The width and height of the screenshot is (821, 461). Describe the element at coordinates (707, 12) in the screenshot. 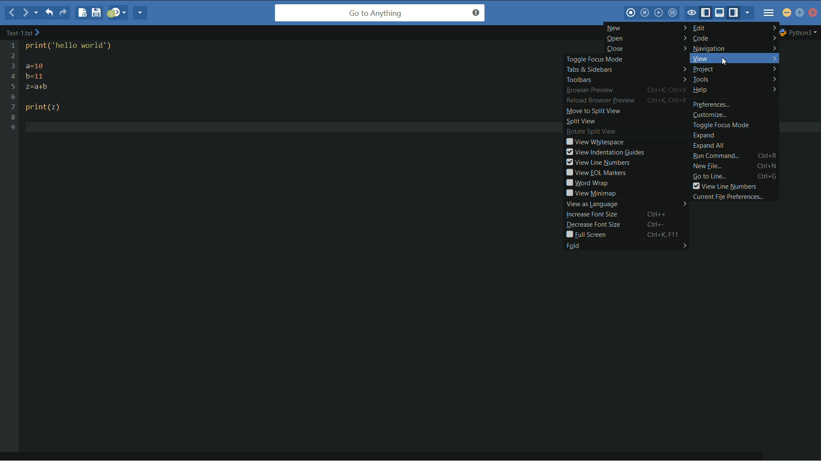

I see `show/hide left pane` at that location.